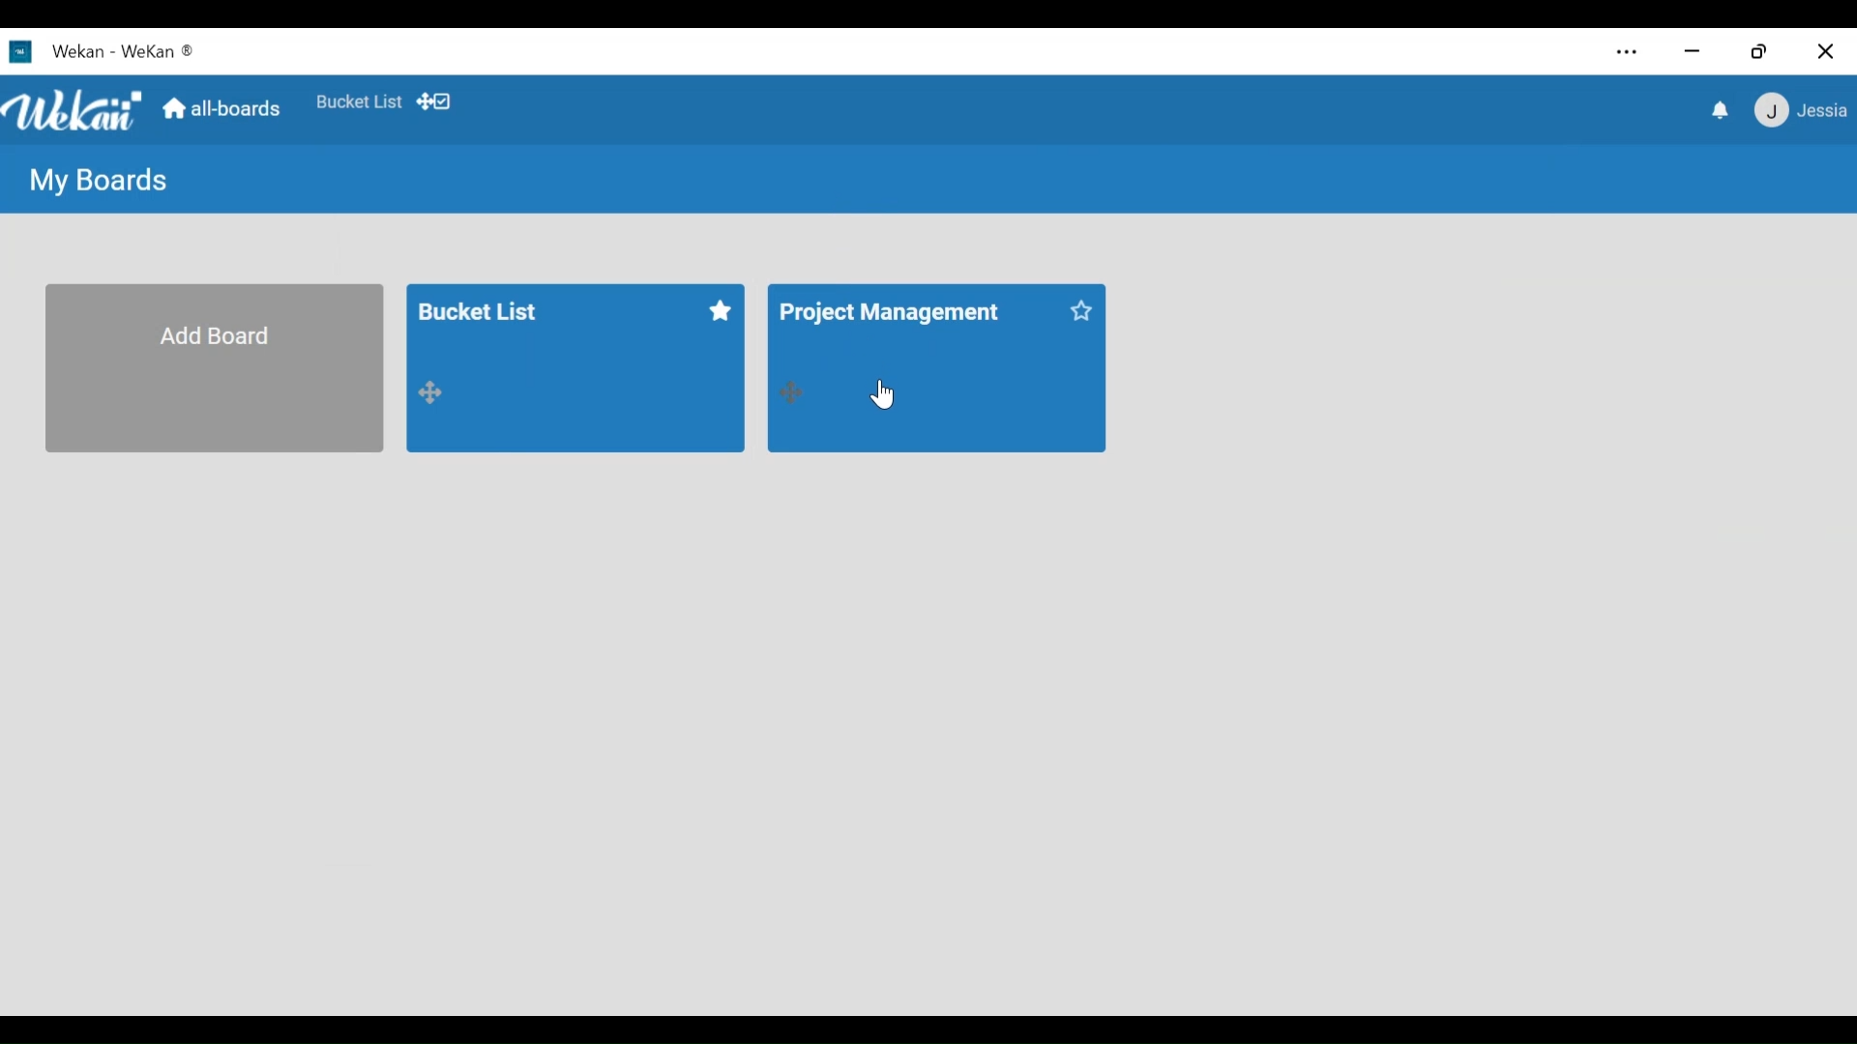 The width and height of the screenshot is (1857, 1044). I want to click on Cursor, so click(880, 396).